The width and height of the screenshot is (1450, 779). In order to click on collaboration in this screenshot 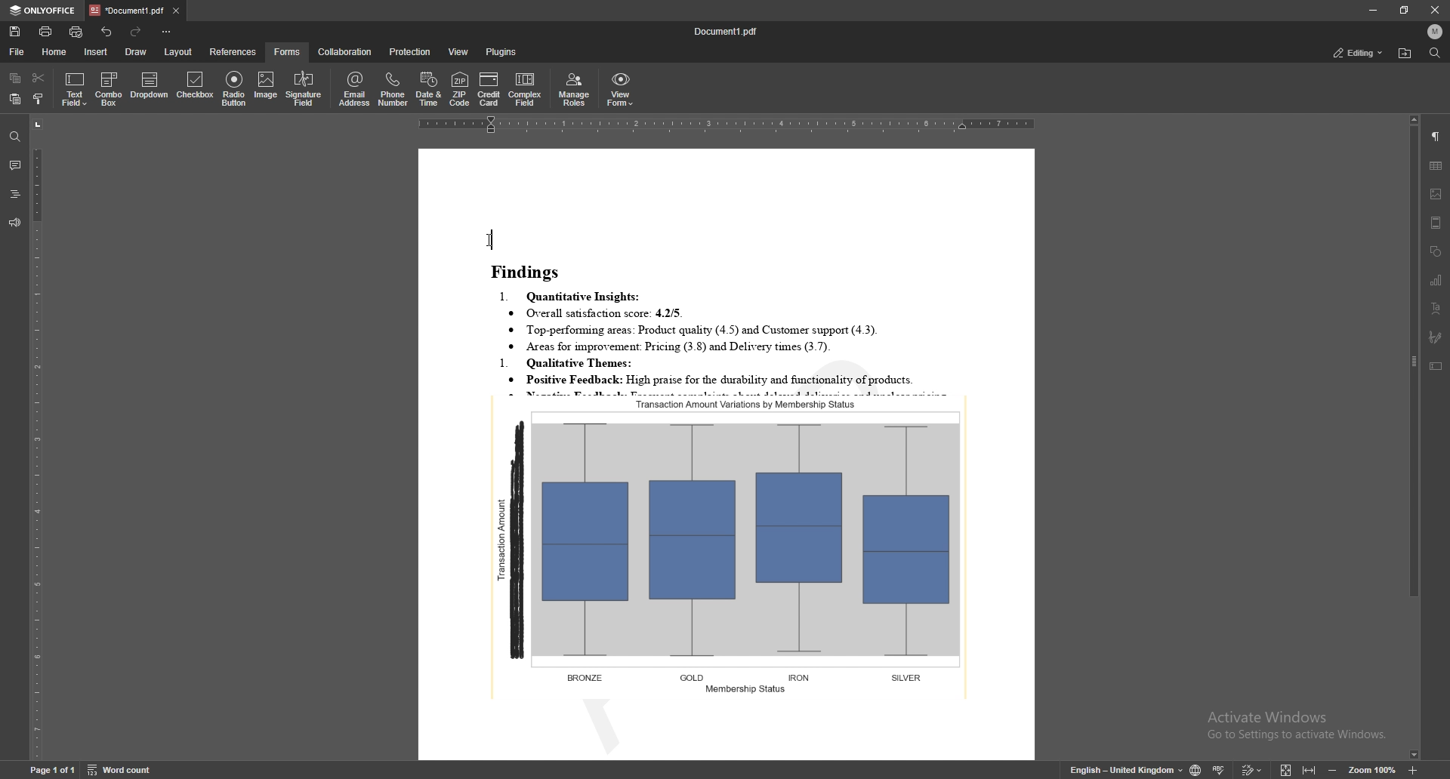, I will do `click(347, 51)`.